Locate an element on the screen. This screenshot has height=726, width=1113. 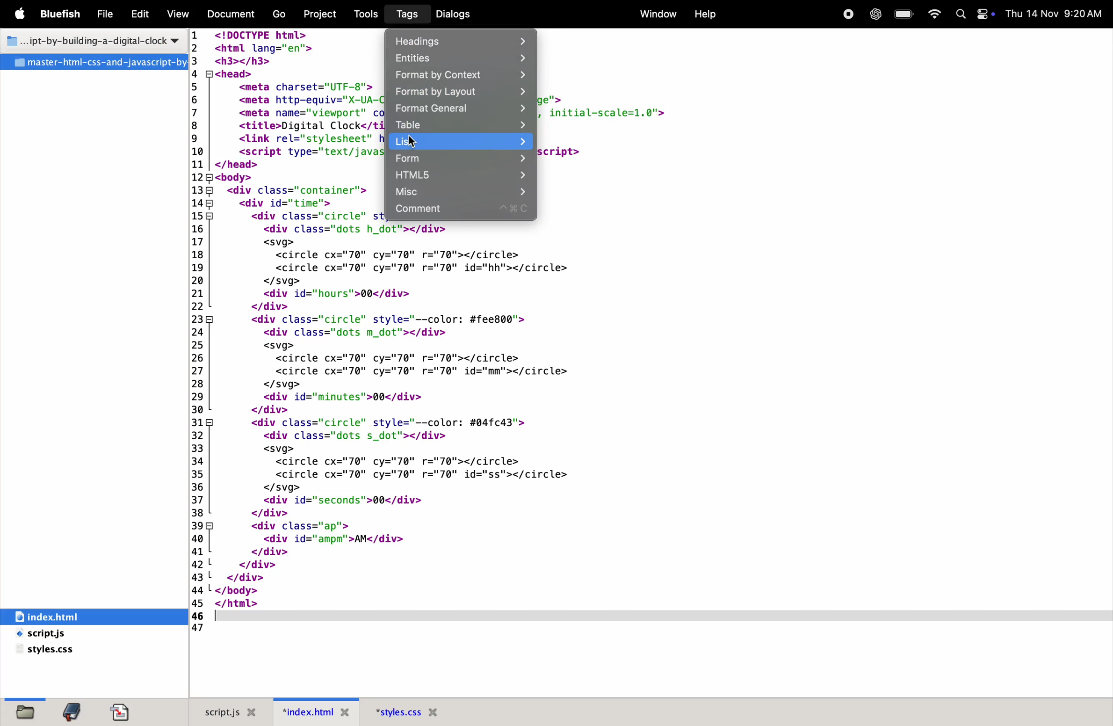
script.js is located at coordinates (233, 710).